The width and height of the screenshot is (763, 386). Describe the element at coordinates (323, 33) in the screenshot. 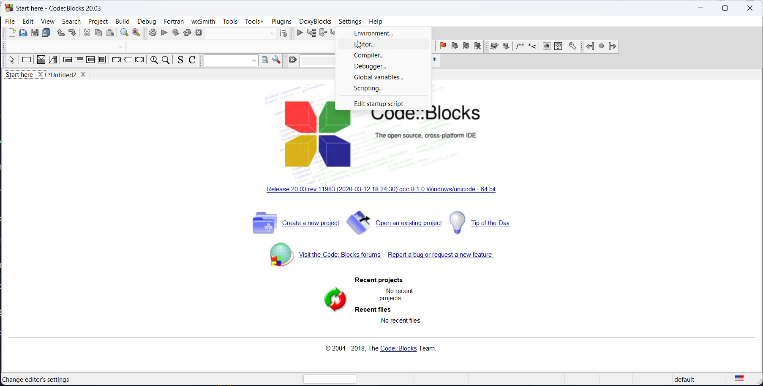

I see `next line` at that location.